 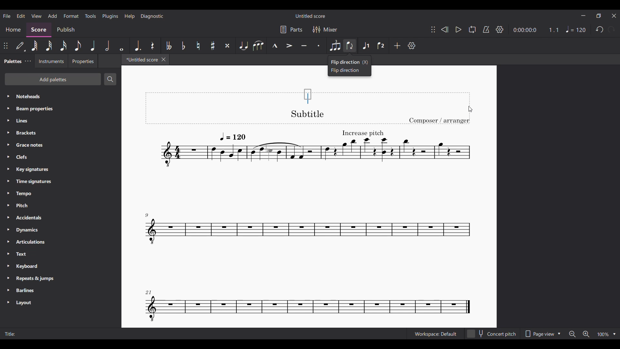 I want to click on Page view options, so click(x=542, y=333).